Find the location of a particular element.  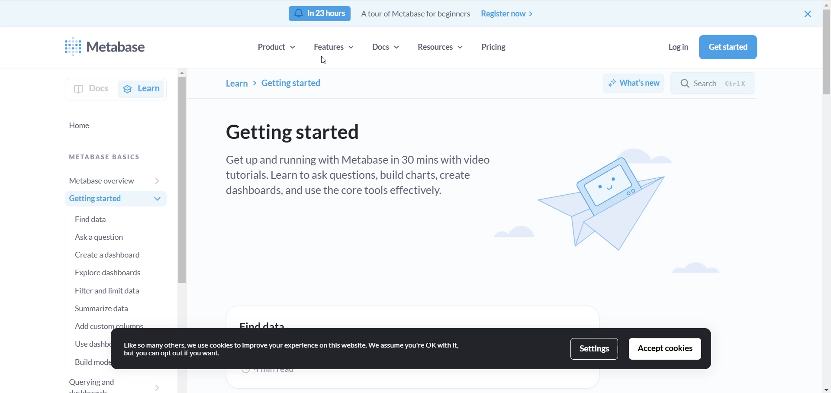

text is located at coordinates (295, 351).